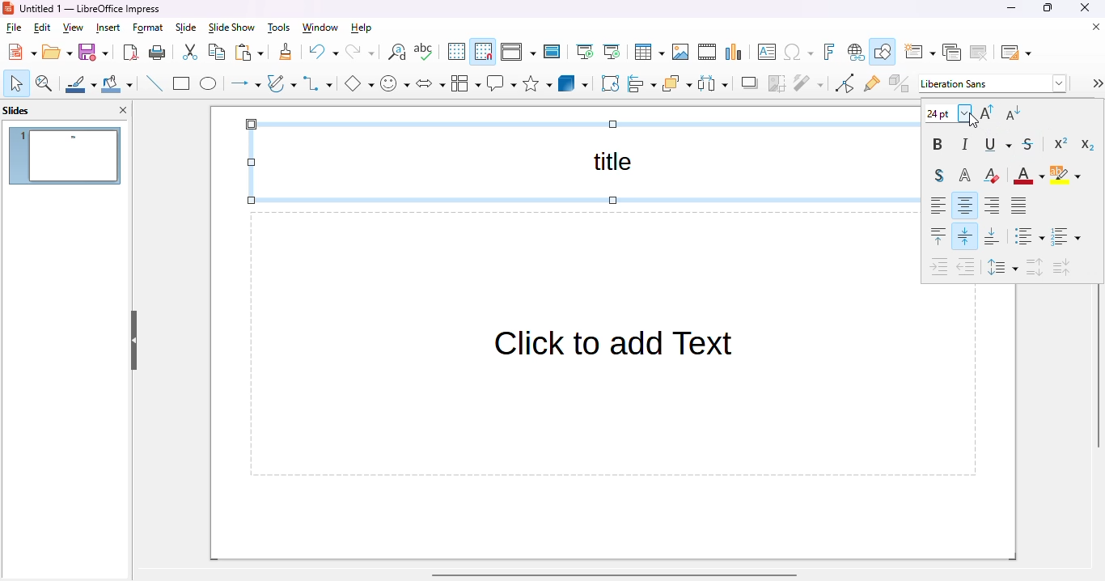  I want to click on slide show, so click(232, 28).